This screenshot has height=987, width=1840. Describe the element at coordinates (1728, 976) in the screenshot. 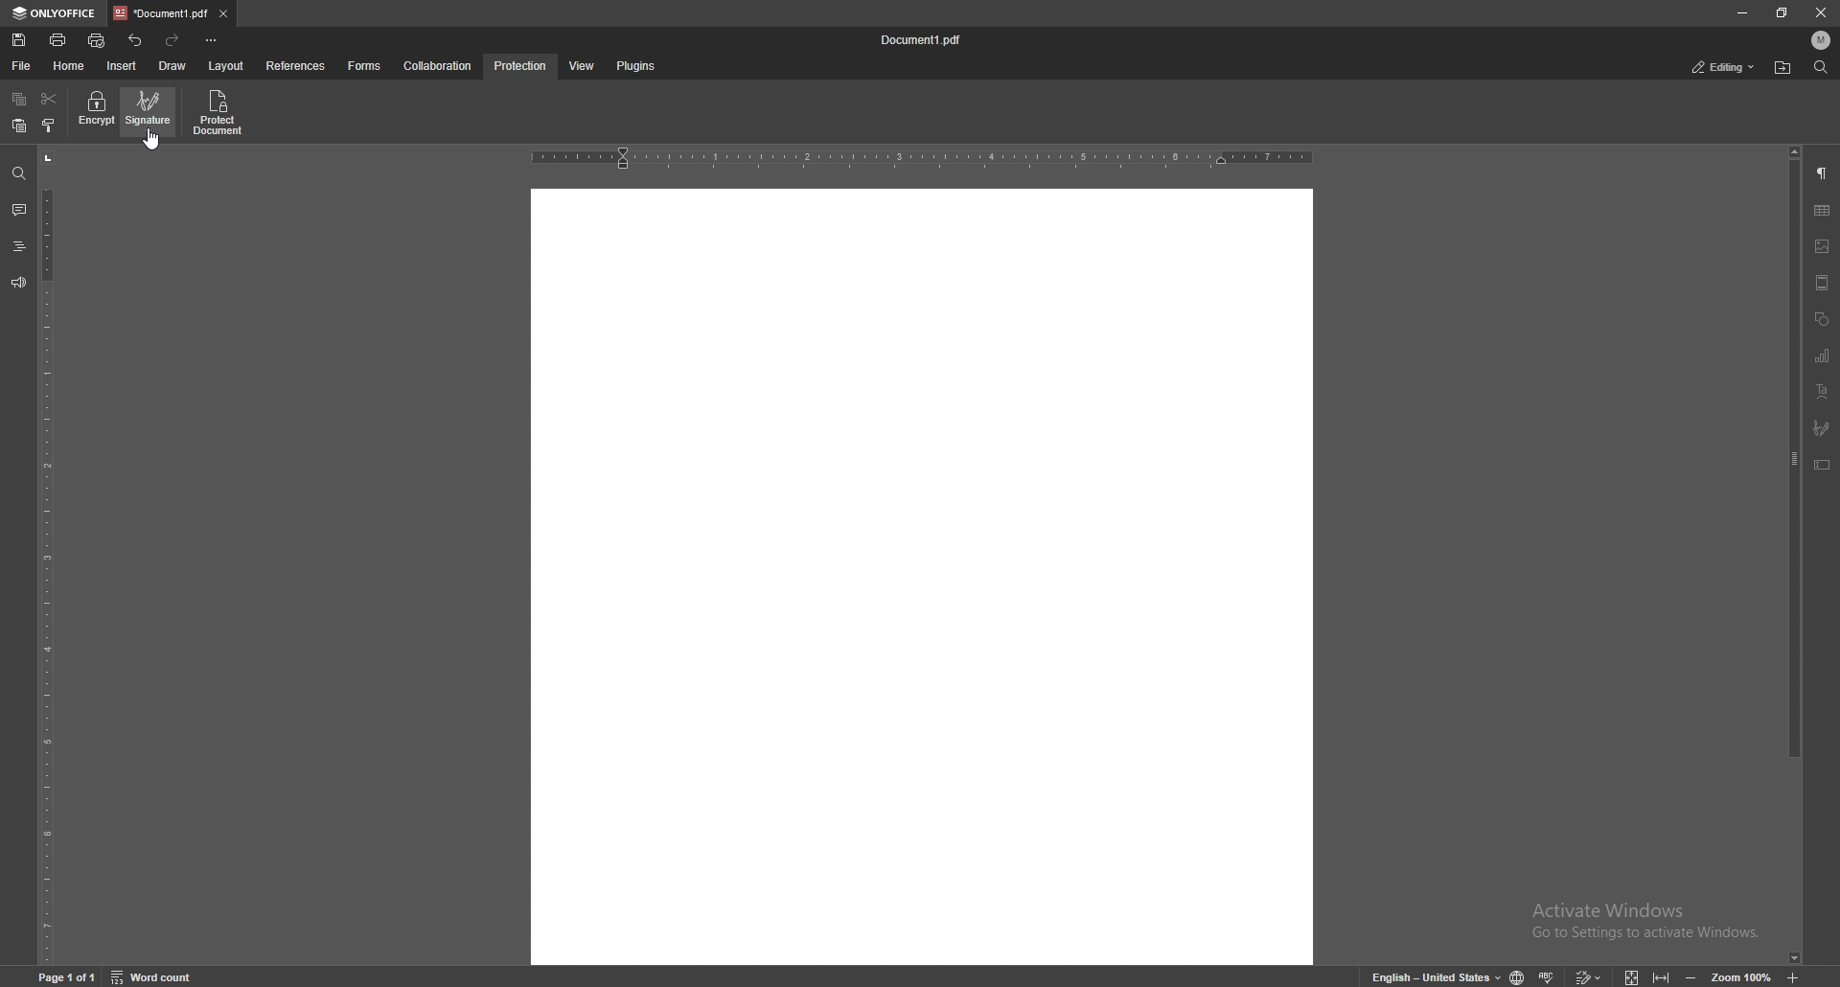

I see `zoom` at that location.